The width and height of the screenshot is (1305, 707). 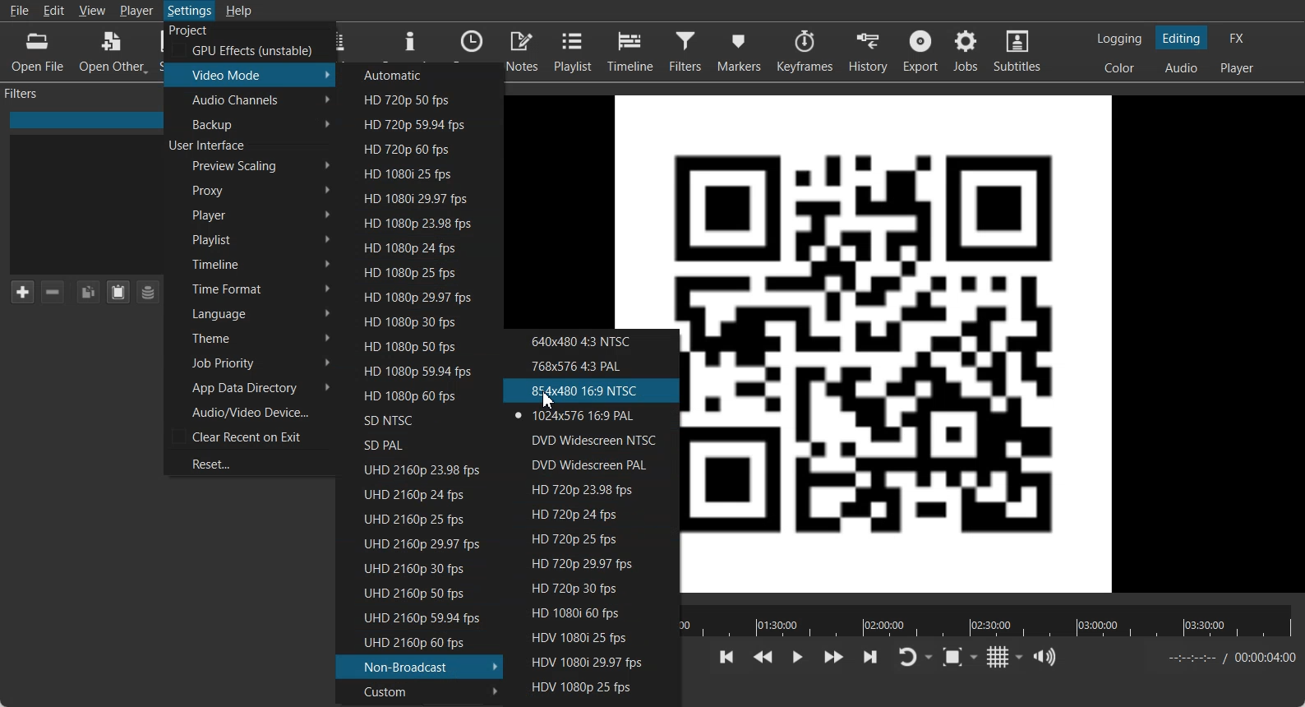 What do you see at coordinates (1121, 67) in the screenshot?
I see `Switch to the color layout` at bounding box center [1121, 67].